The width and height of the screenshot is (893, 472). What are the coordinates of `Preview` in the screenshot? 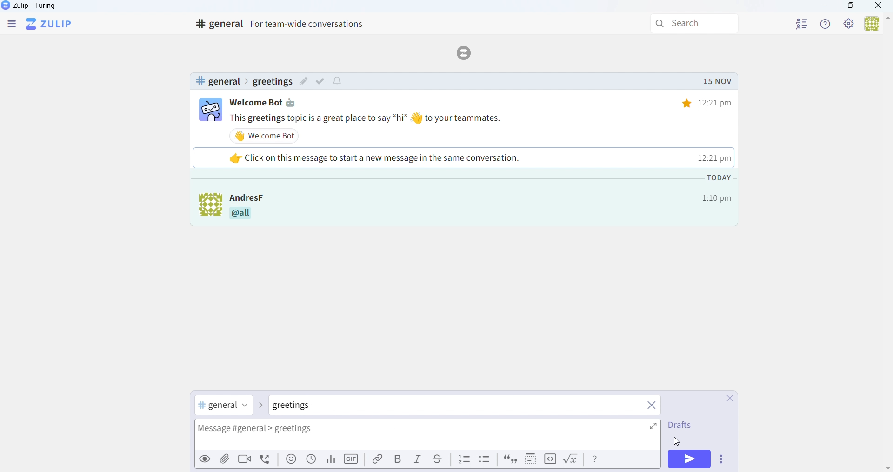 It's located at (203, 459).